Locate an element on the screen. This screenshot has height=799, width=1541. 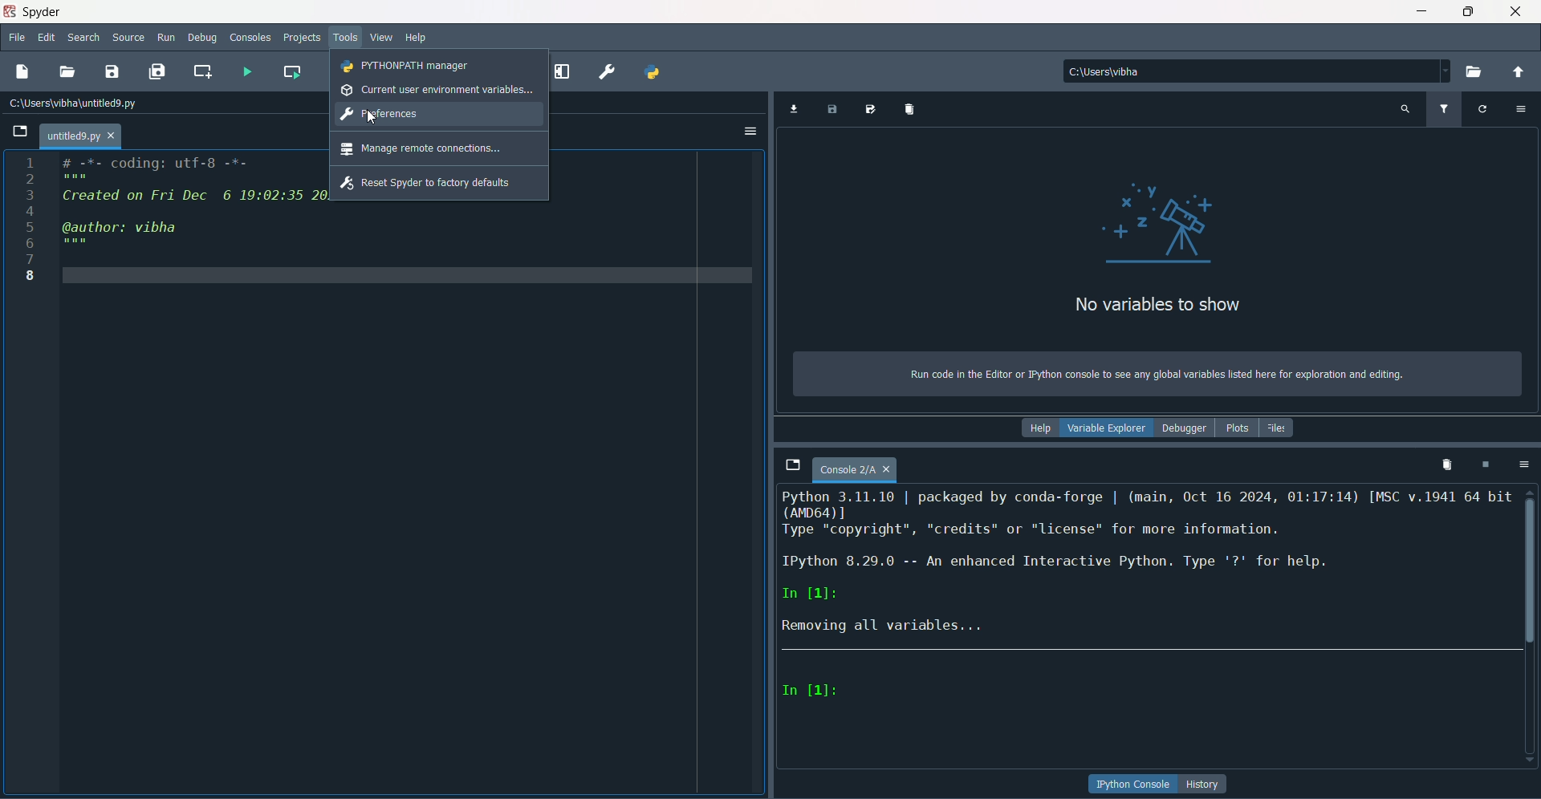
File path is located at coordinates (76, 103).